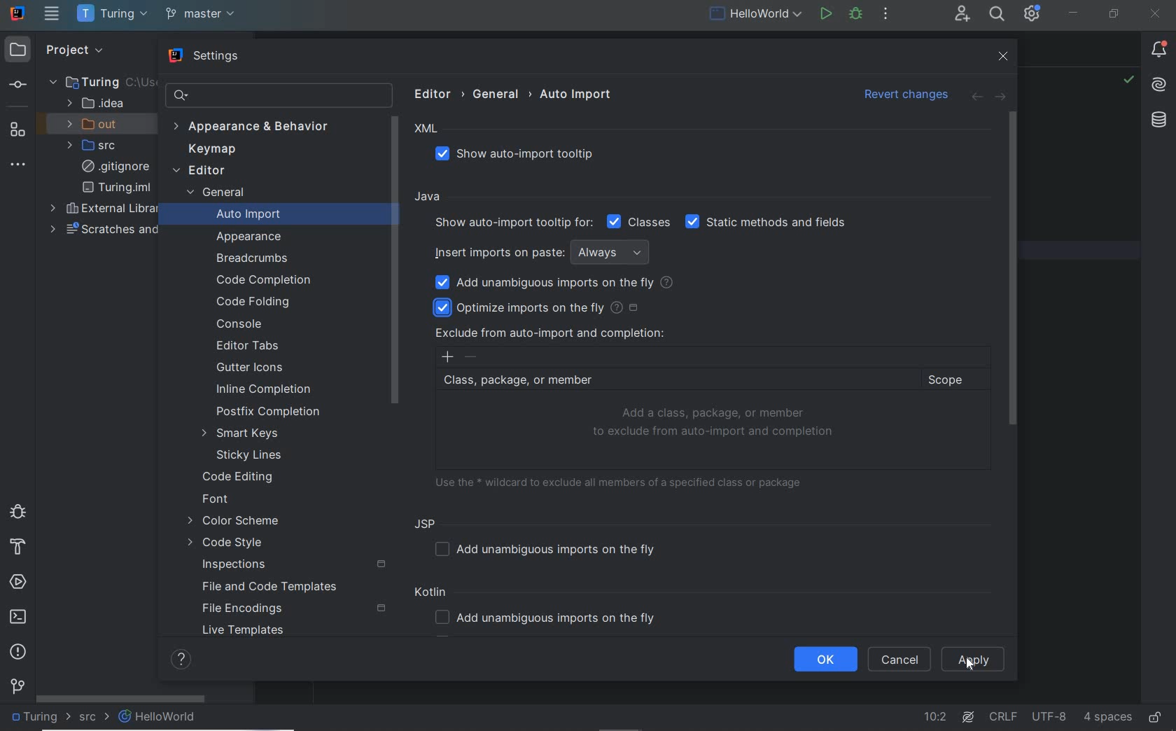 The width and height of the screenshot is (1176, 731). Describe the element at coordinates (233, 522) in the screenshot. I see `COLOR SCHEME` at that location.